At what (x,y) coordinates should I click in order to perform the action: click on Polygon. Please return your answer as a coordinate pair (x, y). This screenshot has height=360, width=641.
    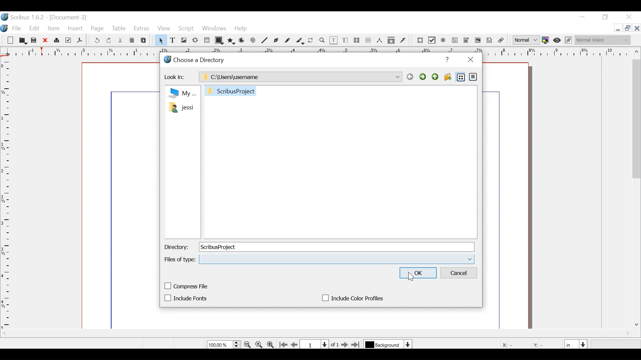
    Looking at the image, I should click on (231, 41).